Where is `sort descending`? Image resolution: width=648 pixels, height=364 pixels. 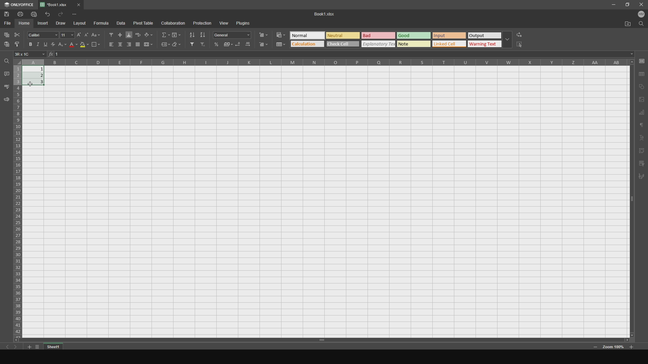 sort descending is located at coordinates (203, 34).